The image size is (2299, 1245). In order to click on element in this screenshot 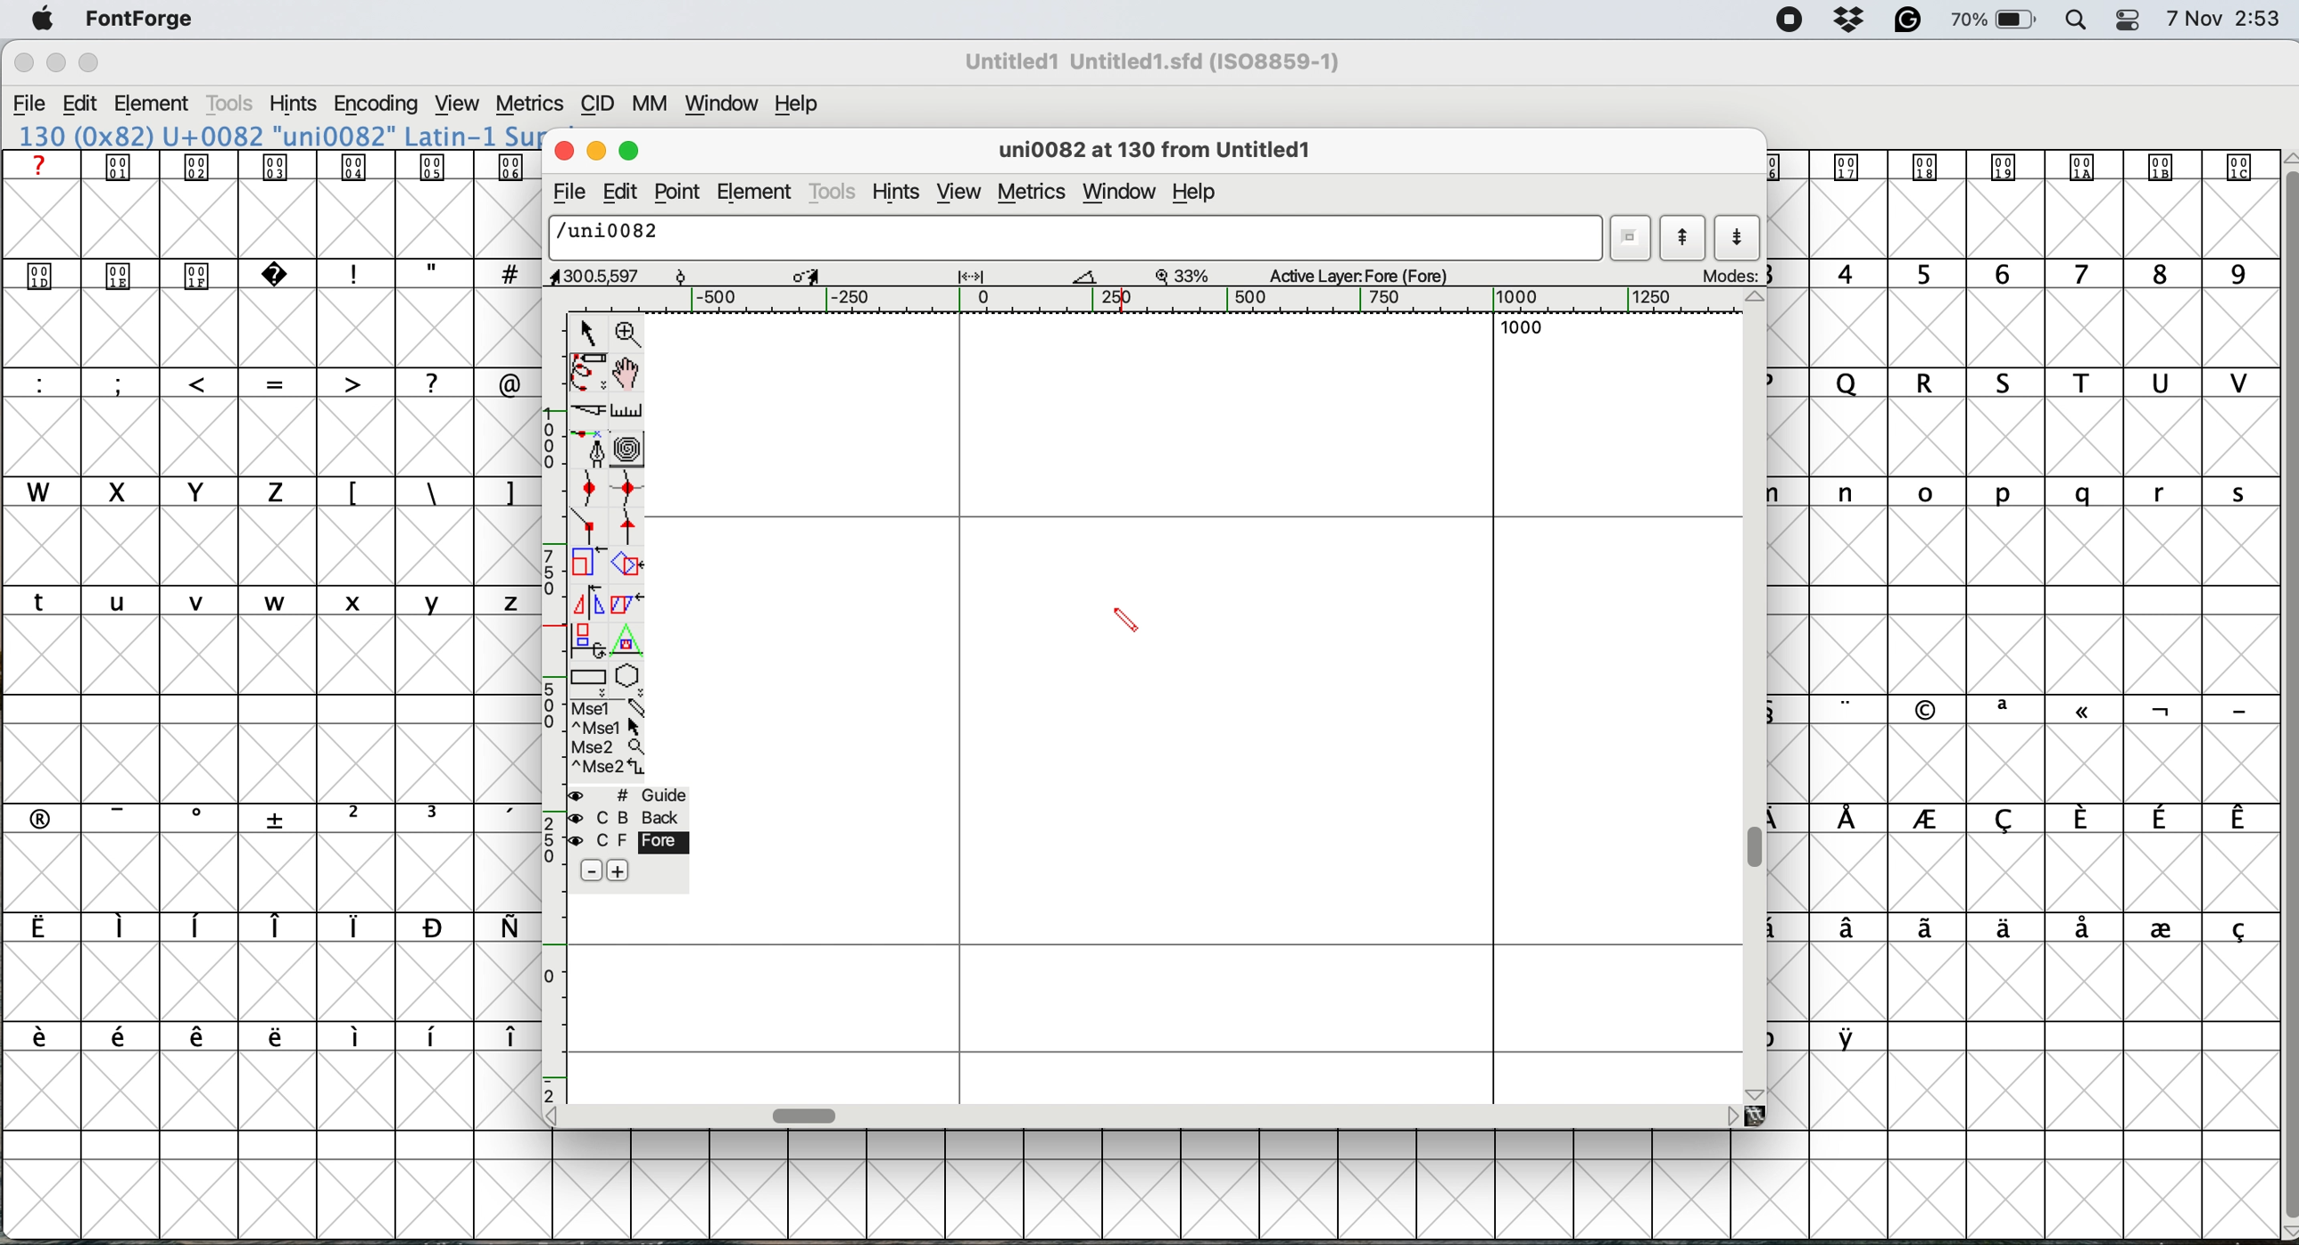, I will do `click(162, 103)`.